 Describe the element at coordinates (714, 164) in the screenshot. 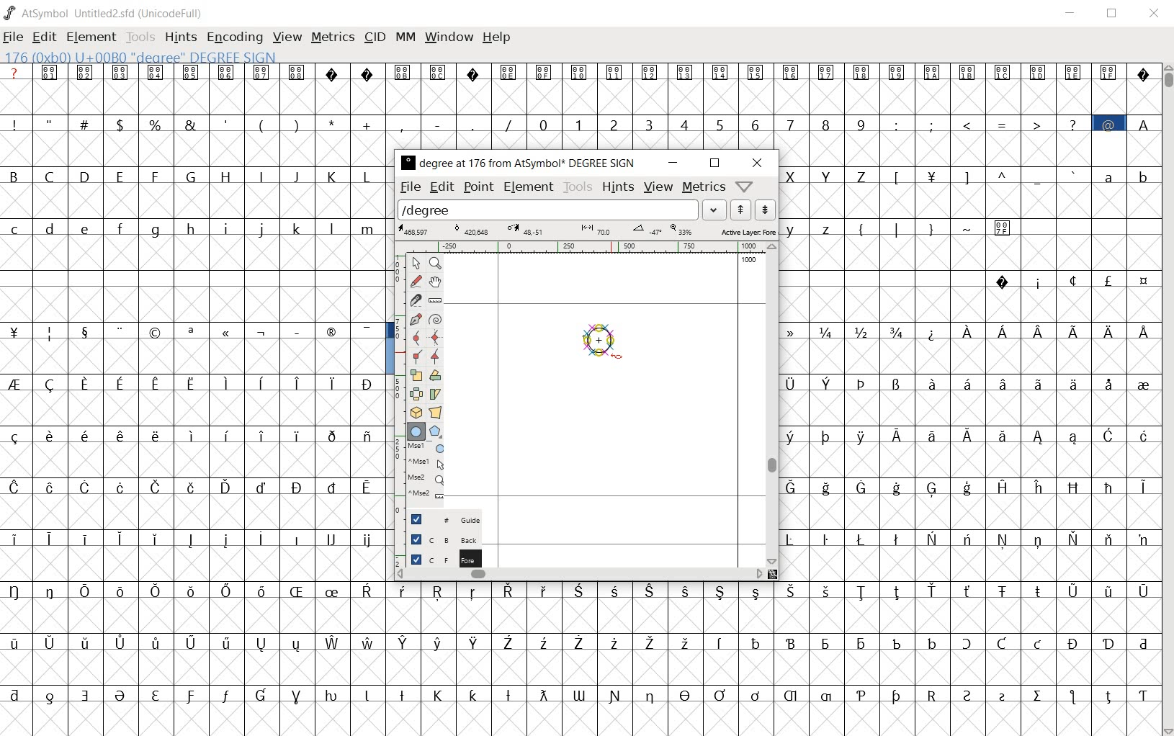

I see `restore down` at that location.